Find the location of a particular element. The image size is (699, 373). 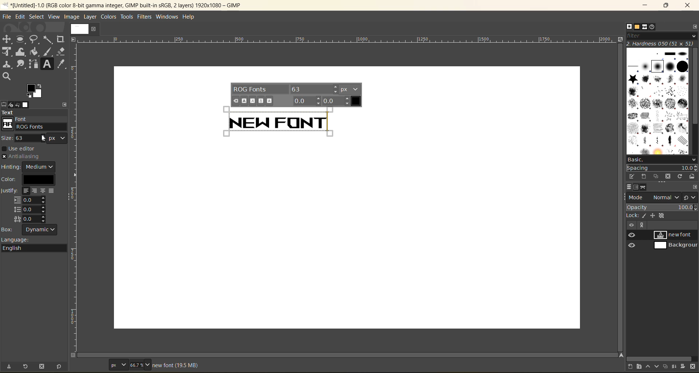

layers is located at coordinates (629, 187).